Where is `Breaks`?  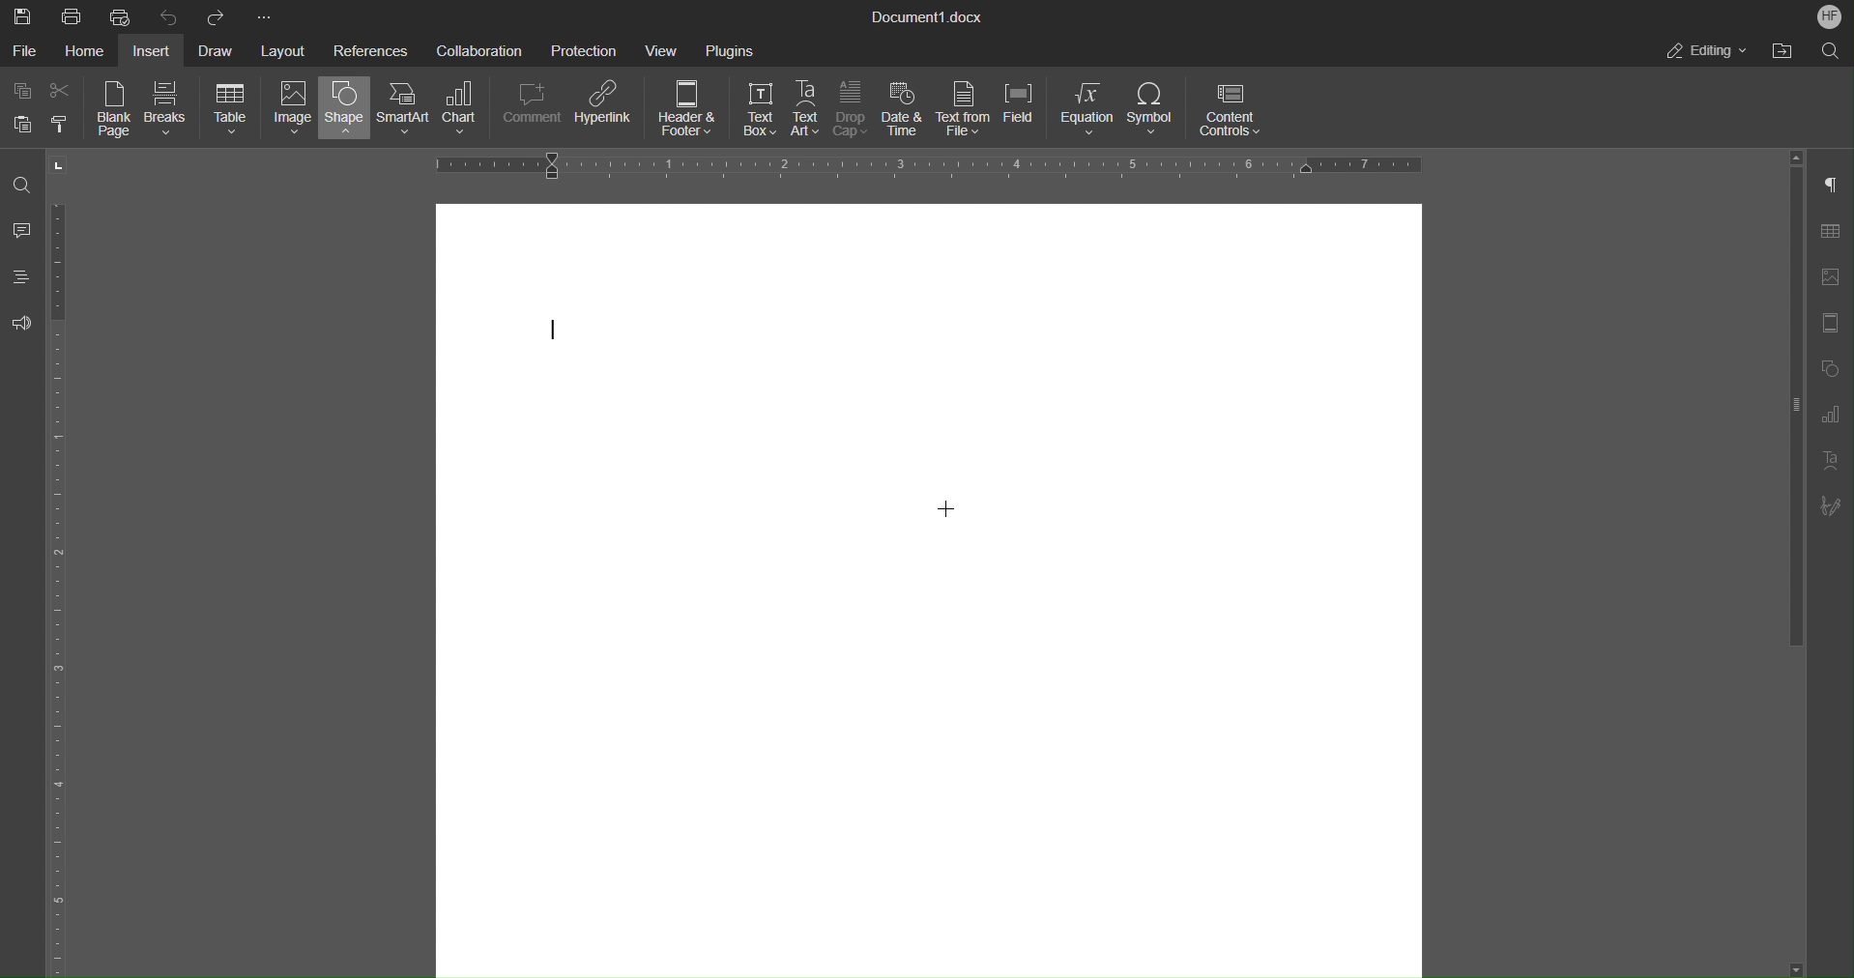
Breaks is located at coordinates (168, 111).